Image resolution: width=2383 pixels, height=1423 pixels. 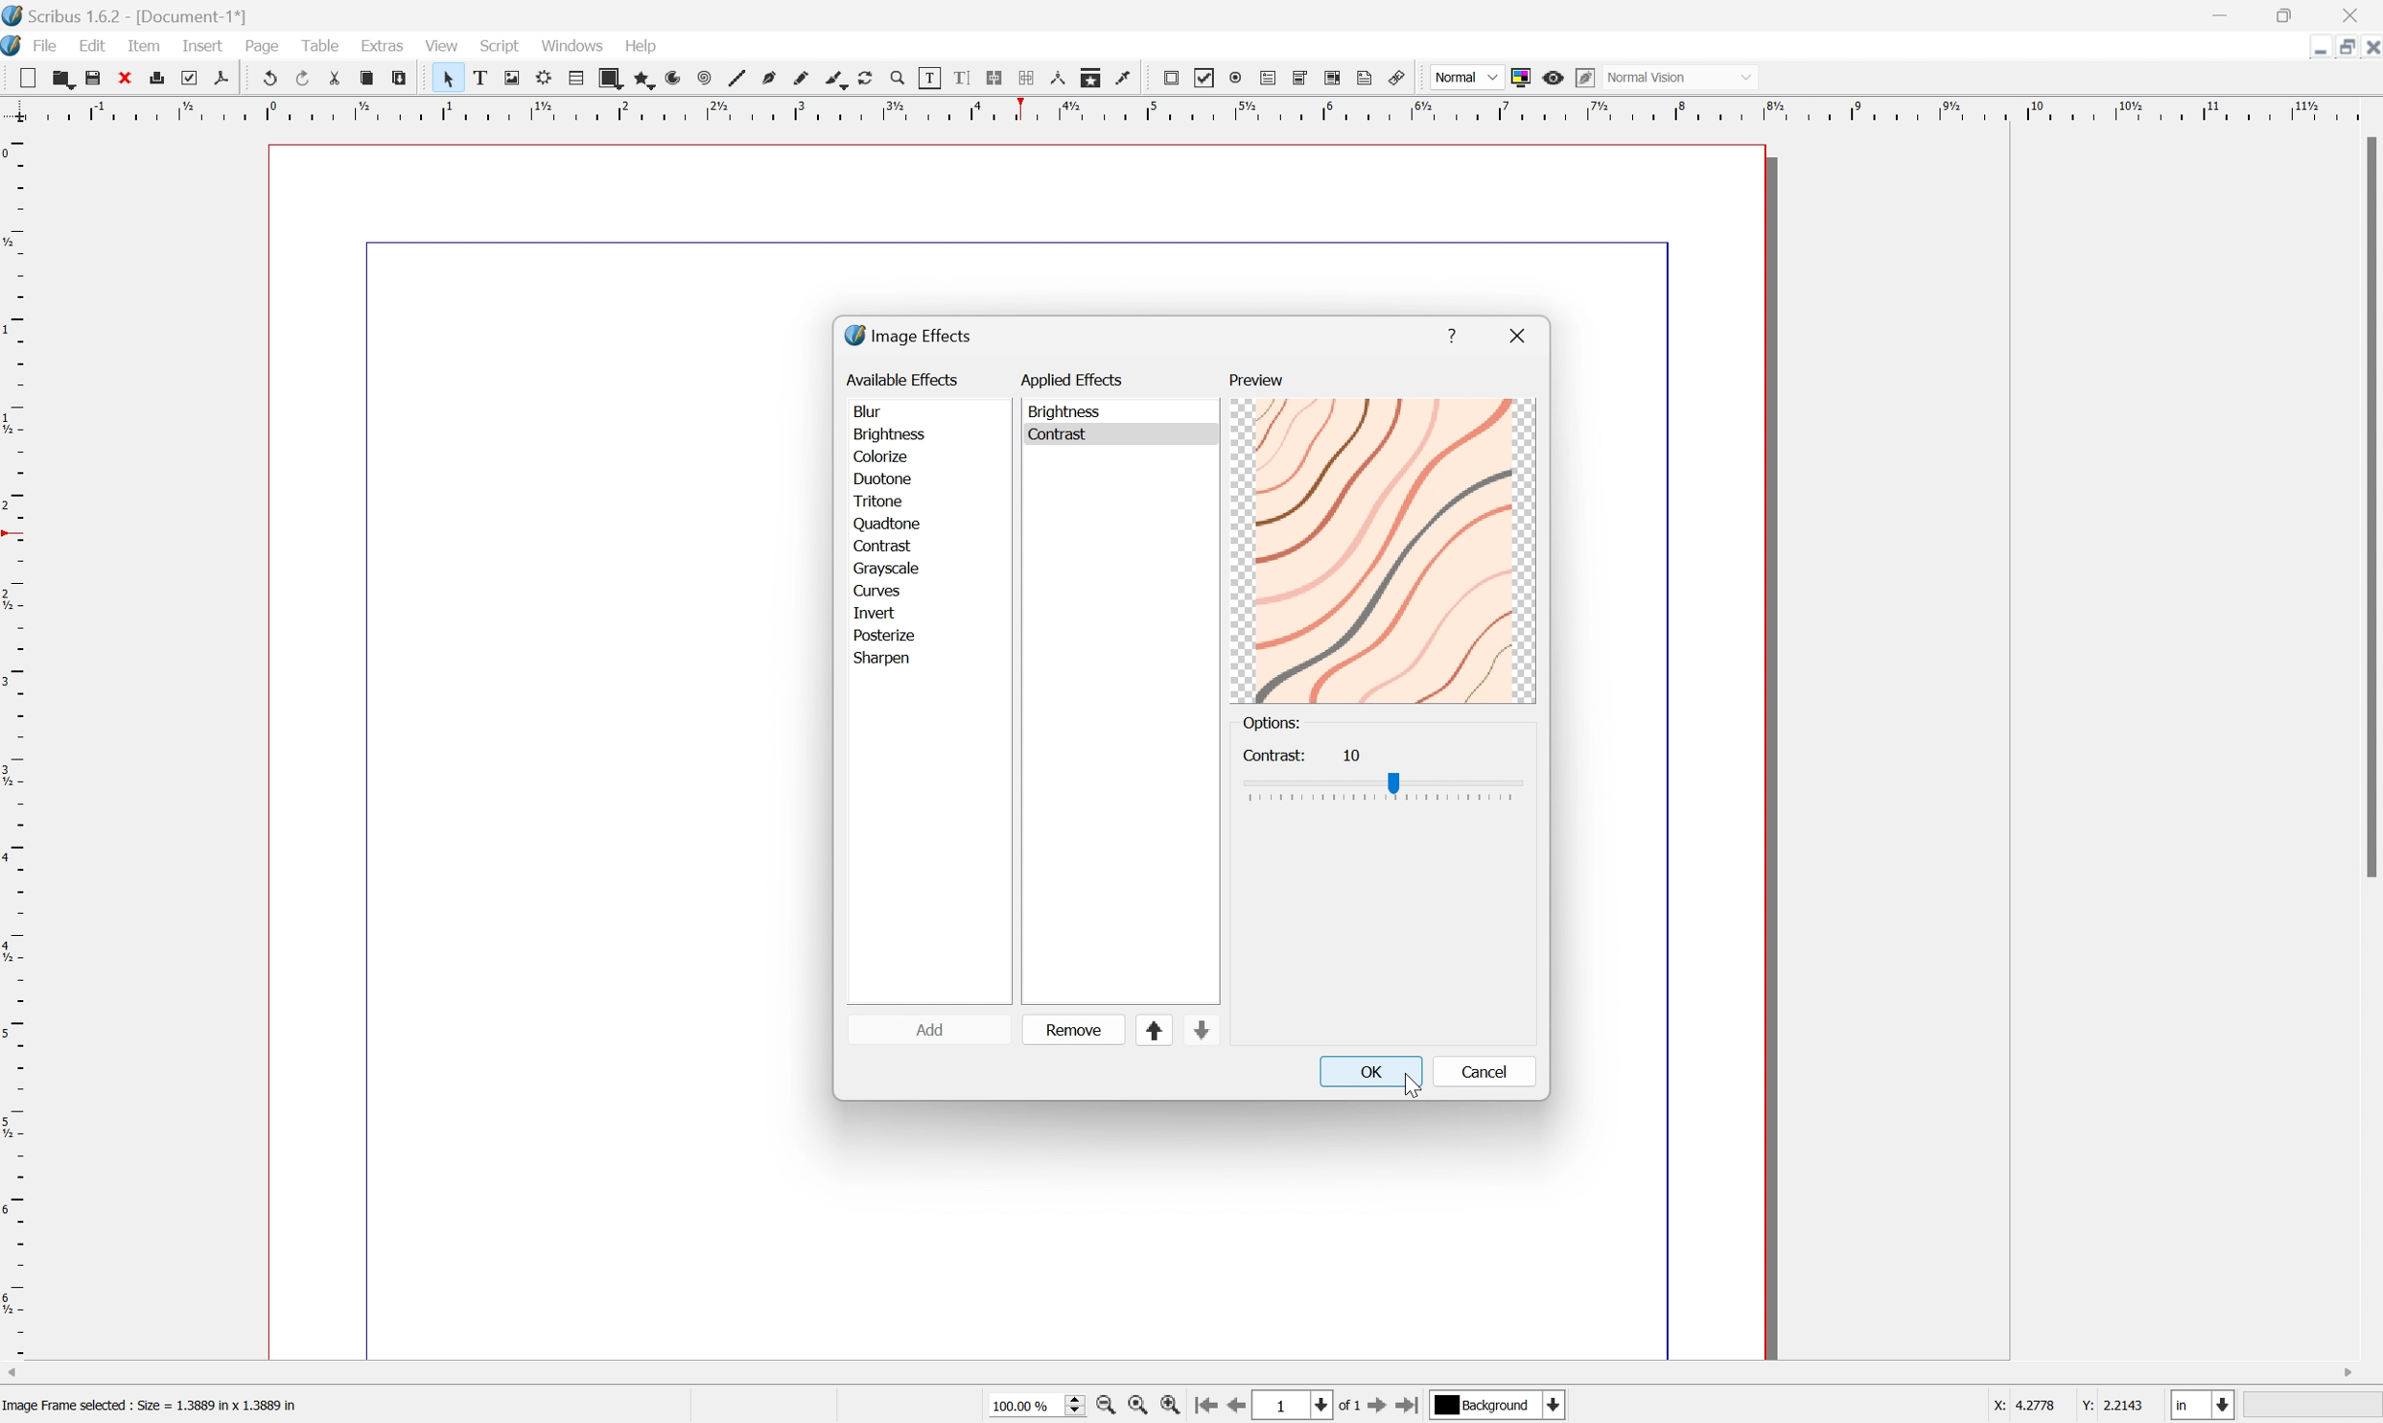 What do you see at coordinates (904, 379) in the screenshot?
I see `available effects` at bounding box center [904, 379].